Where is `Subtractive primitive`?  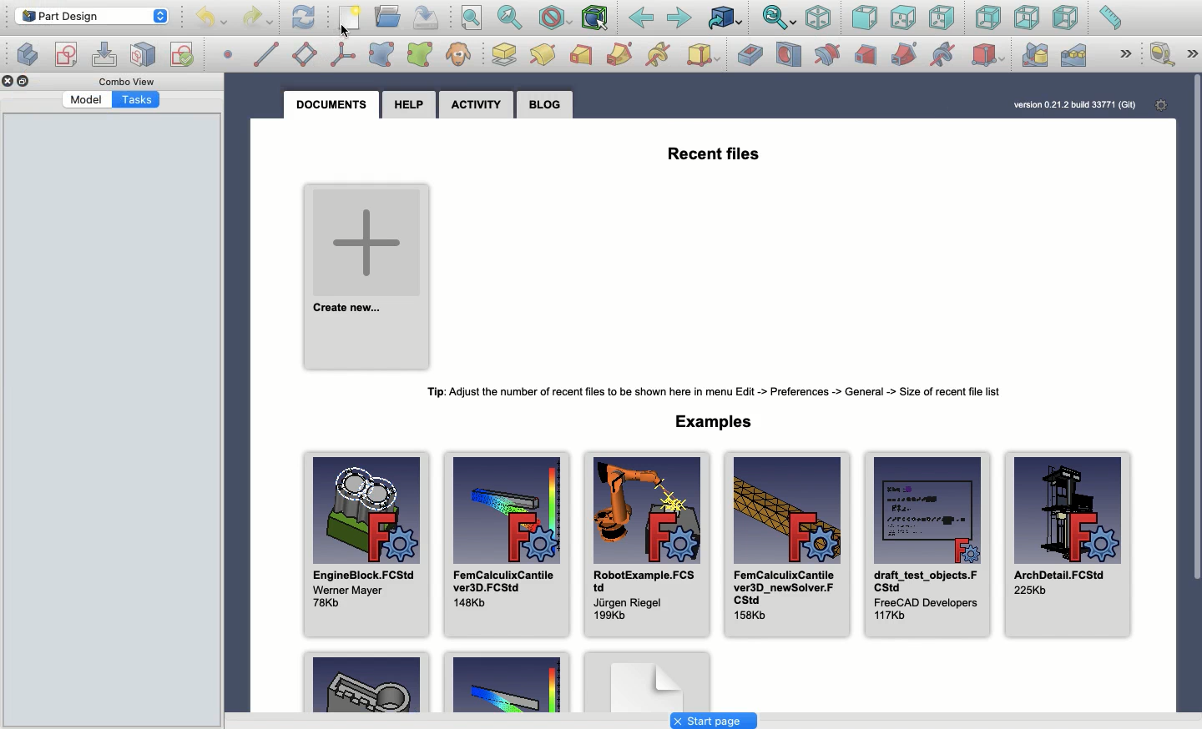
Subtractive primitive is located at coordinates (988, 57).